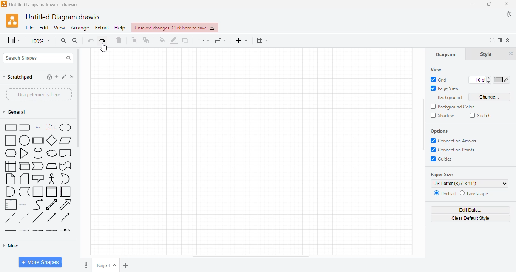 The height and width of the screenshot is (272, 516). I want to click on extras, so click(102, 28).